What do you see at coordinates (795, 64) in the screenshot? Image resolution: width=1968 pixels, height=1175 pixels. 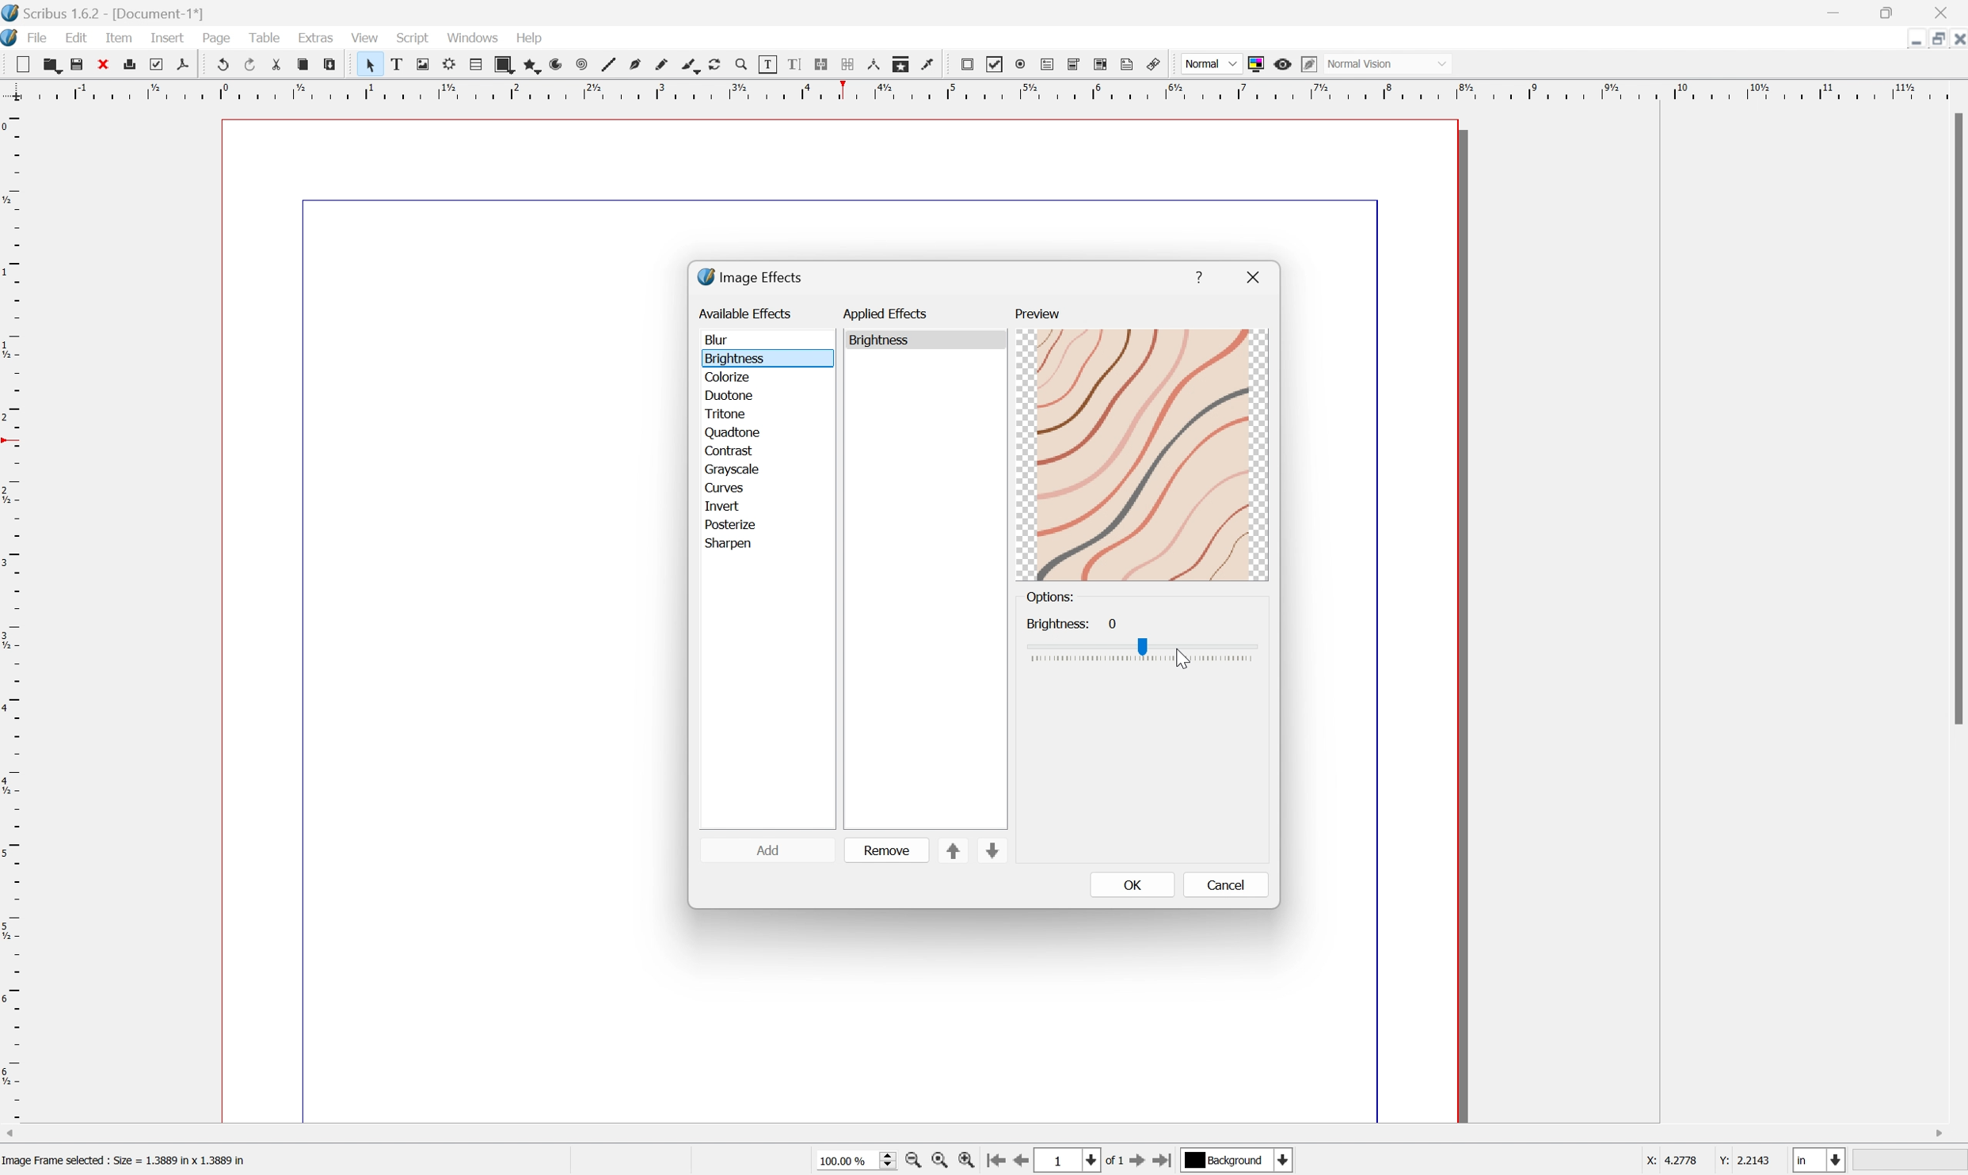 I see `Edit text with story editor` at bounding box center [795, 64].